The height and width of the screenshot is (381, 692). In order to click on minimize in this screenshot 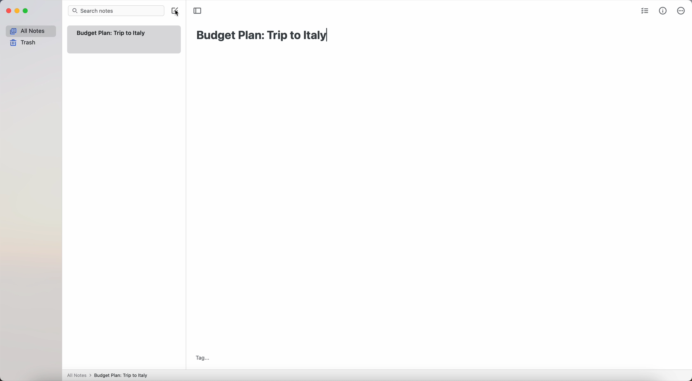, I will do `click(19, 11)`.